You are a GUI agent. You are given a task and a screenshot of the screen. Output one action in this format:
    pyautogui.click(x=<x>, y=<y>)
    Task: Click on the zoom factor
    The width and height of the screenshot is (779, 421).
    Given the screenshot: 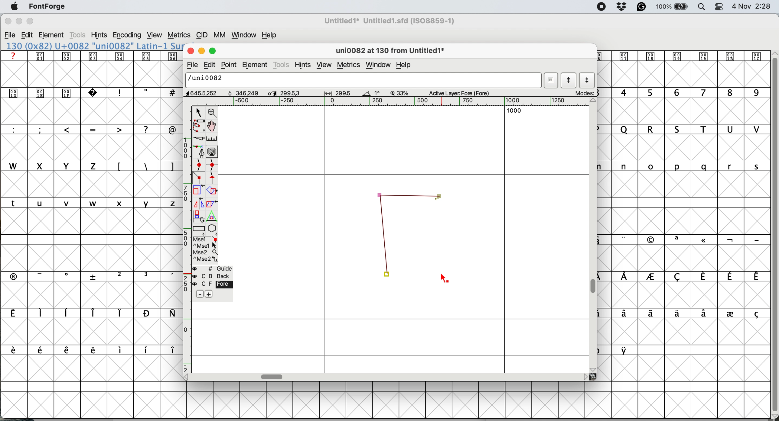 What is the action you would take?
    pyautogui.click(x=400, y=93)
    